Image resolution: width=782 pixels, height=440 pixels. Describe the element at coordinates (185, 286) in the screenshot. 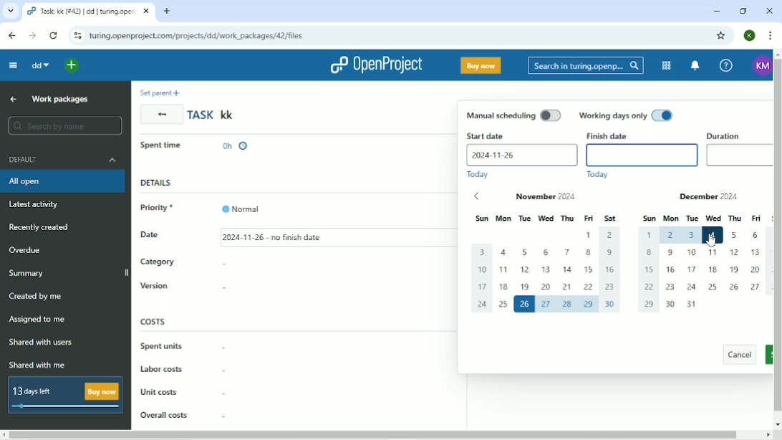

I see `Version` at that location.